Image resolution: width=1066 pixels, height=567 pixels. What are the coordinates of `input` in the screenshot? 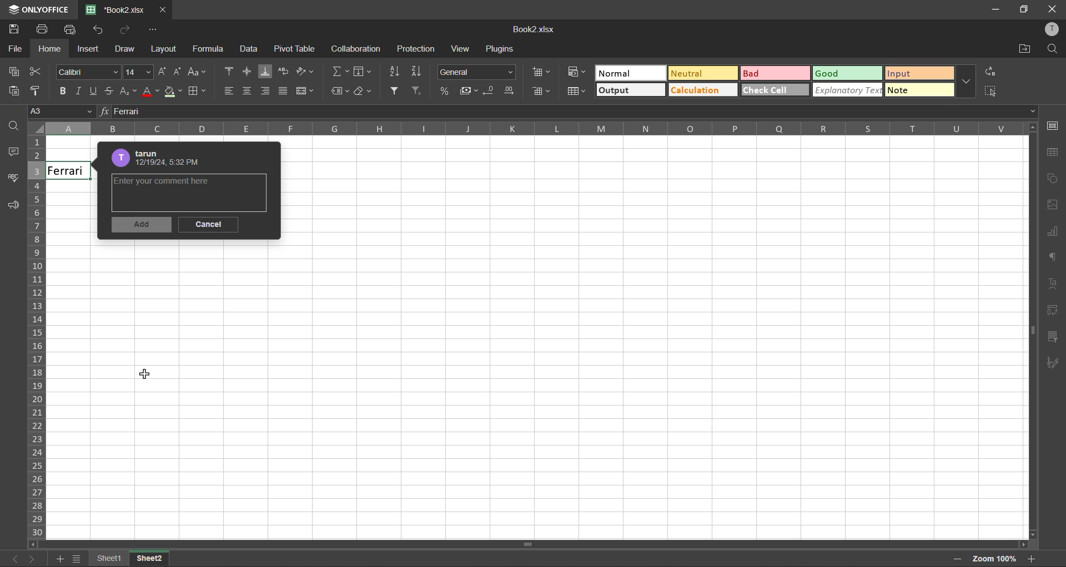 It's located at (922, 73).